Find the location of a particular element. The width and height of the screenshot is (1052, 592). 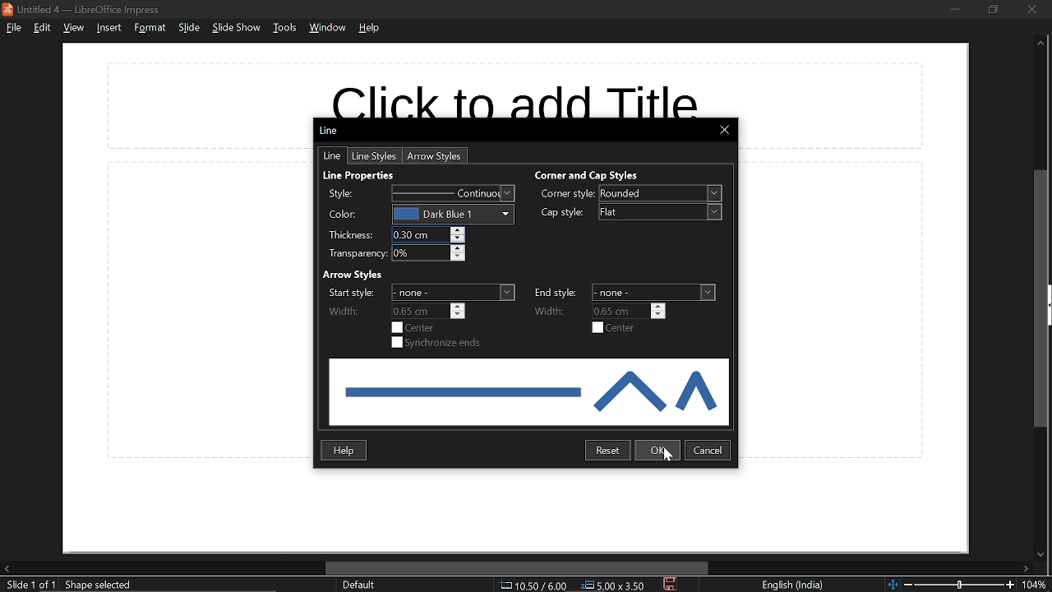

thickness is located at coordinates (427, 235).